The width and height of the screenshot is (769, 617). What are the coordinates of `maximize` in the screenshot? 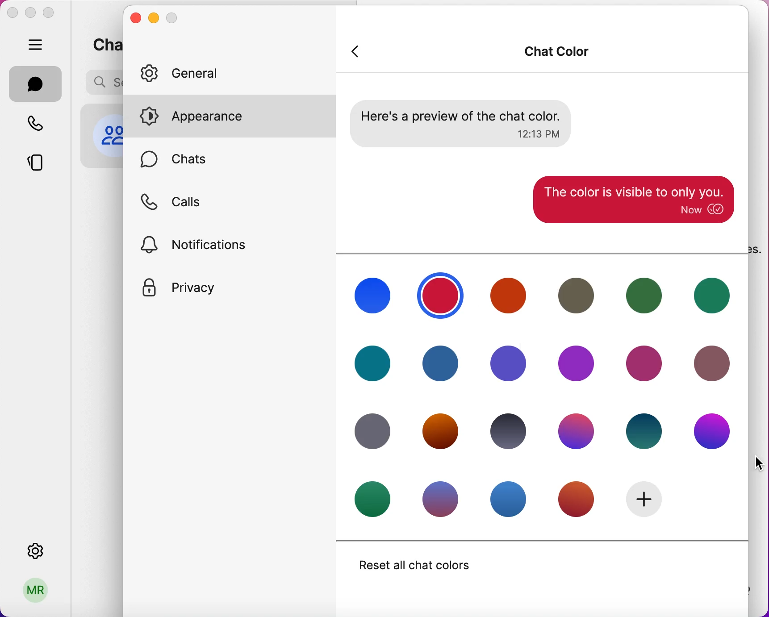 It's located at (52, 13).